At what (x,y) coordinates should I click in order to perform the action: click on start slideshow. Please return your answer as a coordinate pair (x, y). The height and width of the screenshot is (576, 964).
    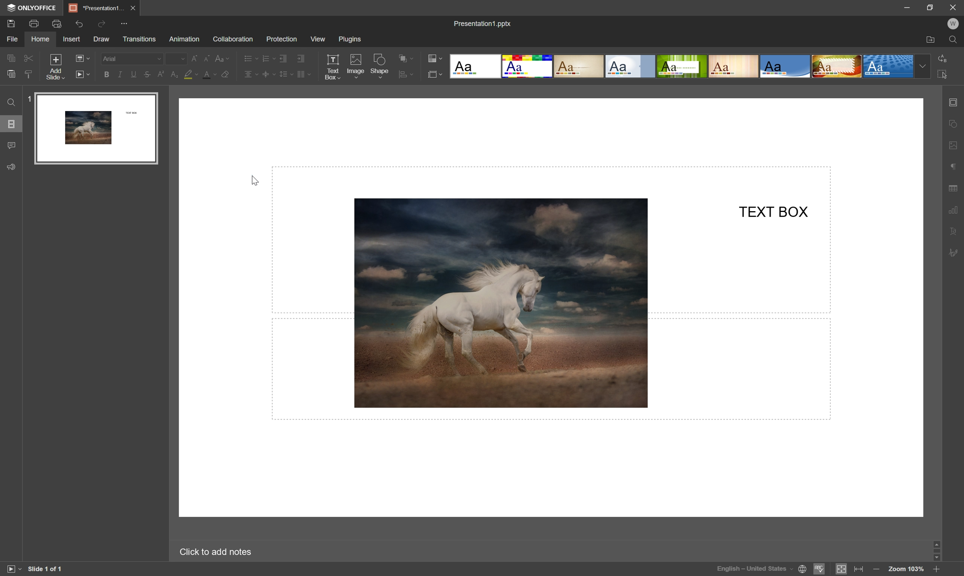
    Looking at the image, I should click on (11, 569).